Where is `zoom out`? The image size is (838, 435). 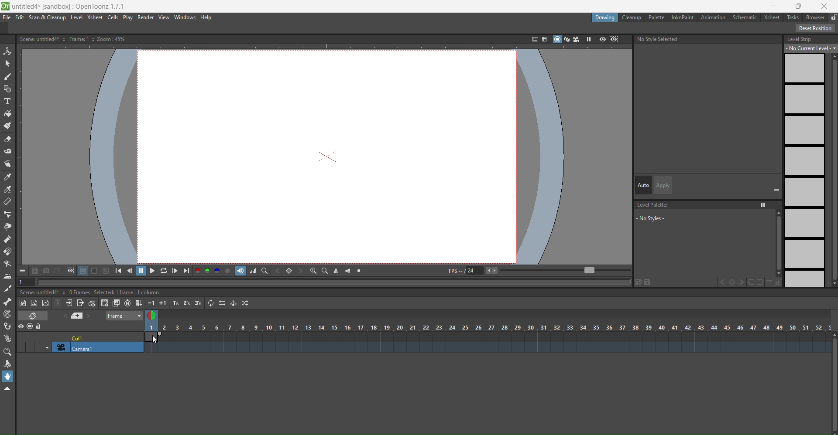
zoom out is located at coordinates (325, 271).